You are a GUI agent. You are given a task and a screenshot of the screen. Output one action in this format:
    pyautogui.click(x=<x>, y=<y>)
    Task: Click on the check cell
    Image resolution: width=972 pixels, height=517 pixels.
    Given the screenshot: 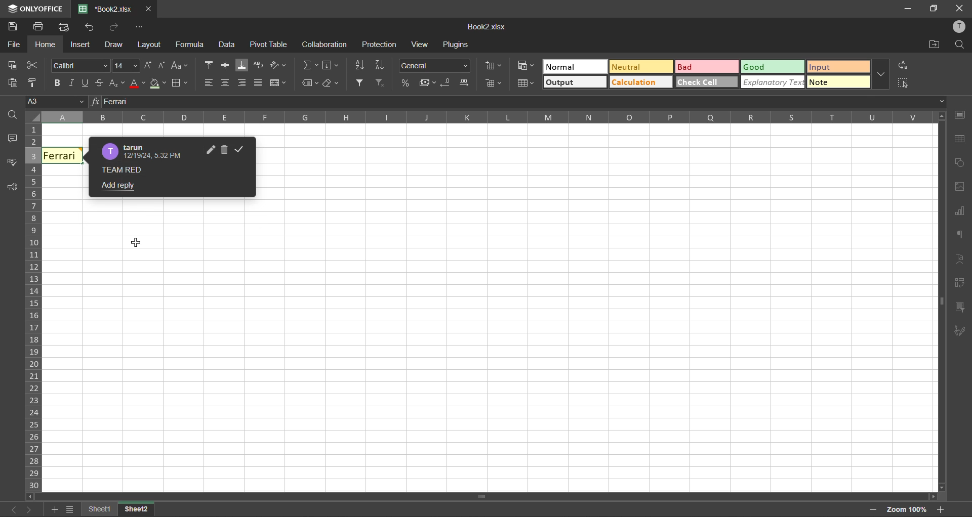 What is the action you would take?
    pyautogui.click(x=699, y=84)
    